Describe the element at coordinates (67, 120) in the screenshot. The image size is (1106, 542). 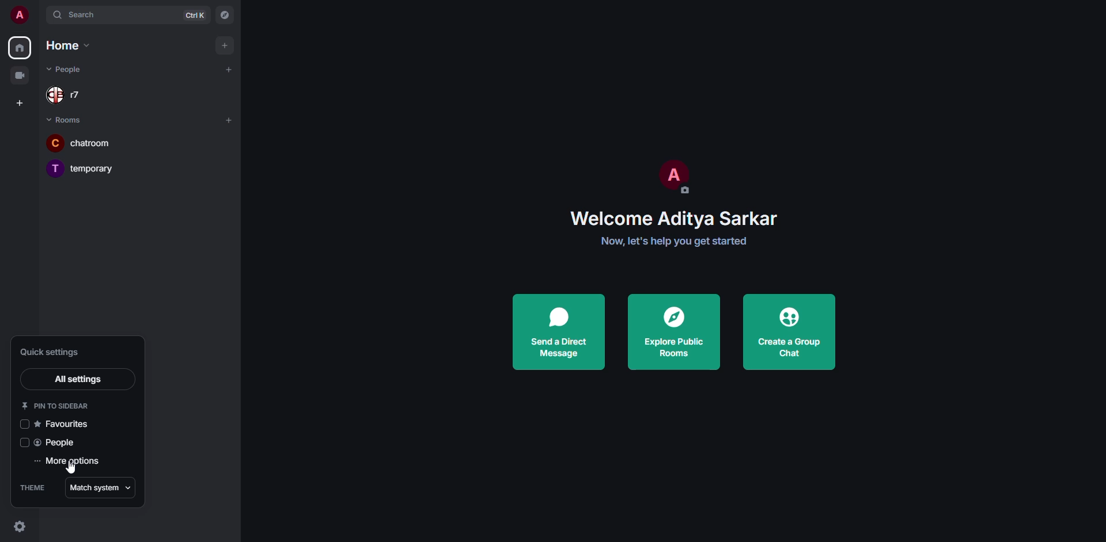
I see `rooms` at that location.